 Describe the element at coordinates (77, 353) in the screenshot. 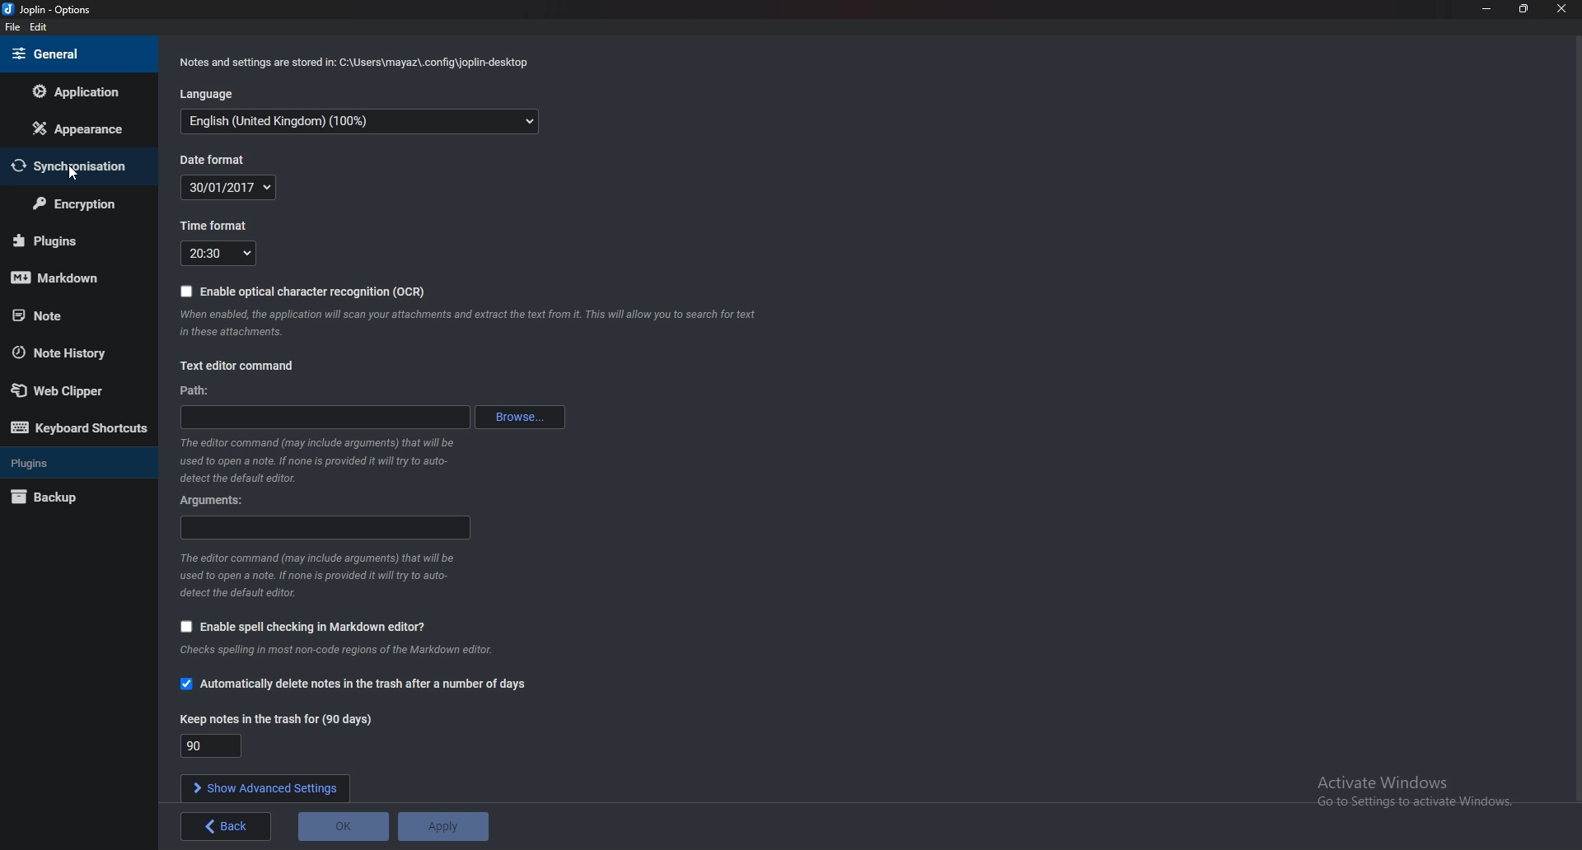

I see `Note history` at that location.